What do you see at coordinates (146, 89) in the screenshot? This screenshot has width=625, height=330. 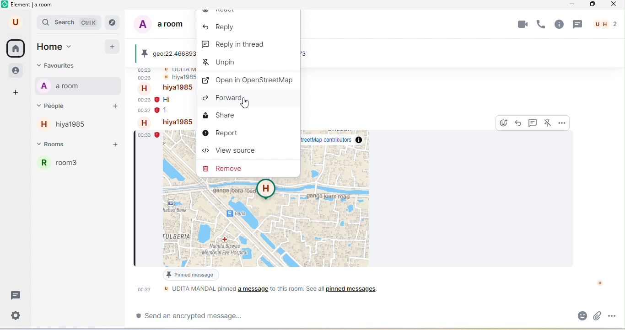 I see `h` at bounding box center [146, 89].